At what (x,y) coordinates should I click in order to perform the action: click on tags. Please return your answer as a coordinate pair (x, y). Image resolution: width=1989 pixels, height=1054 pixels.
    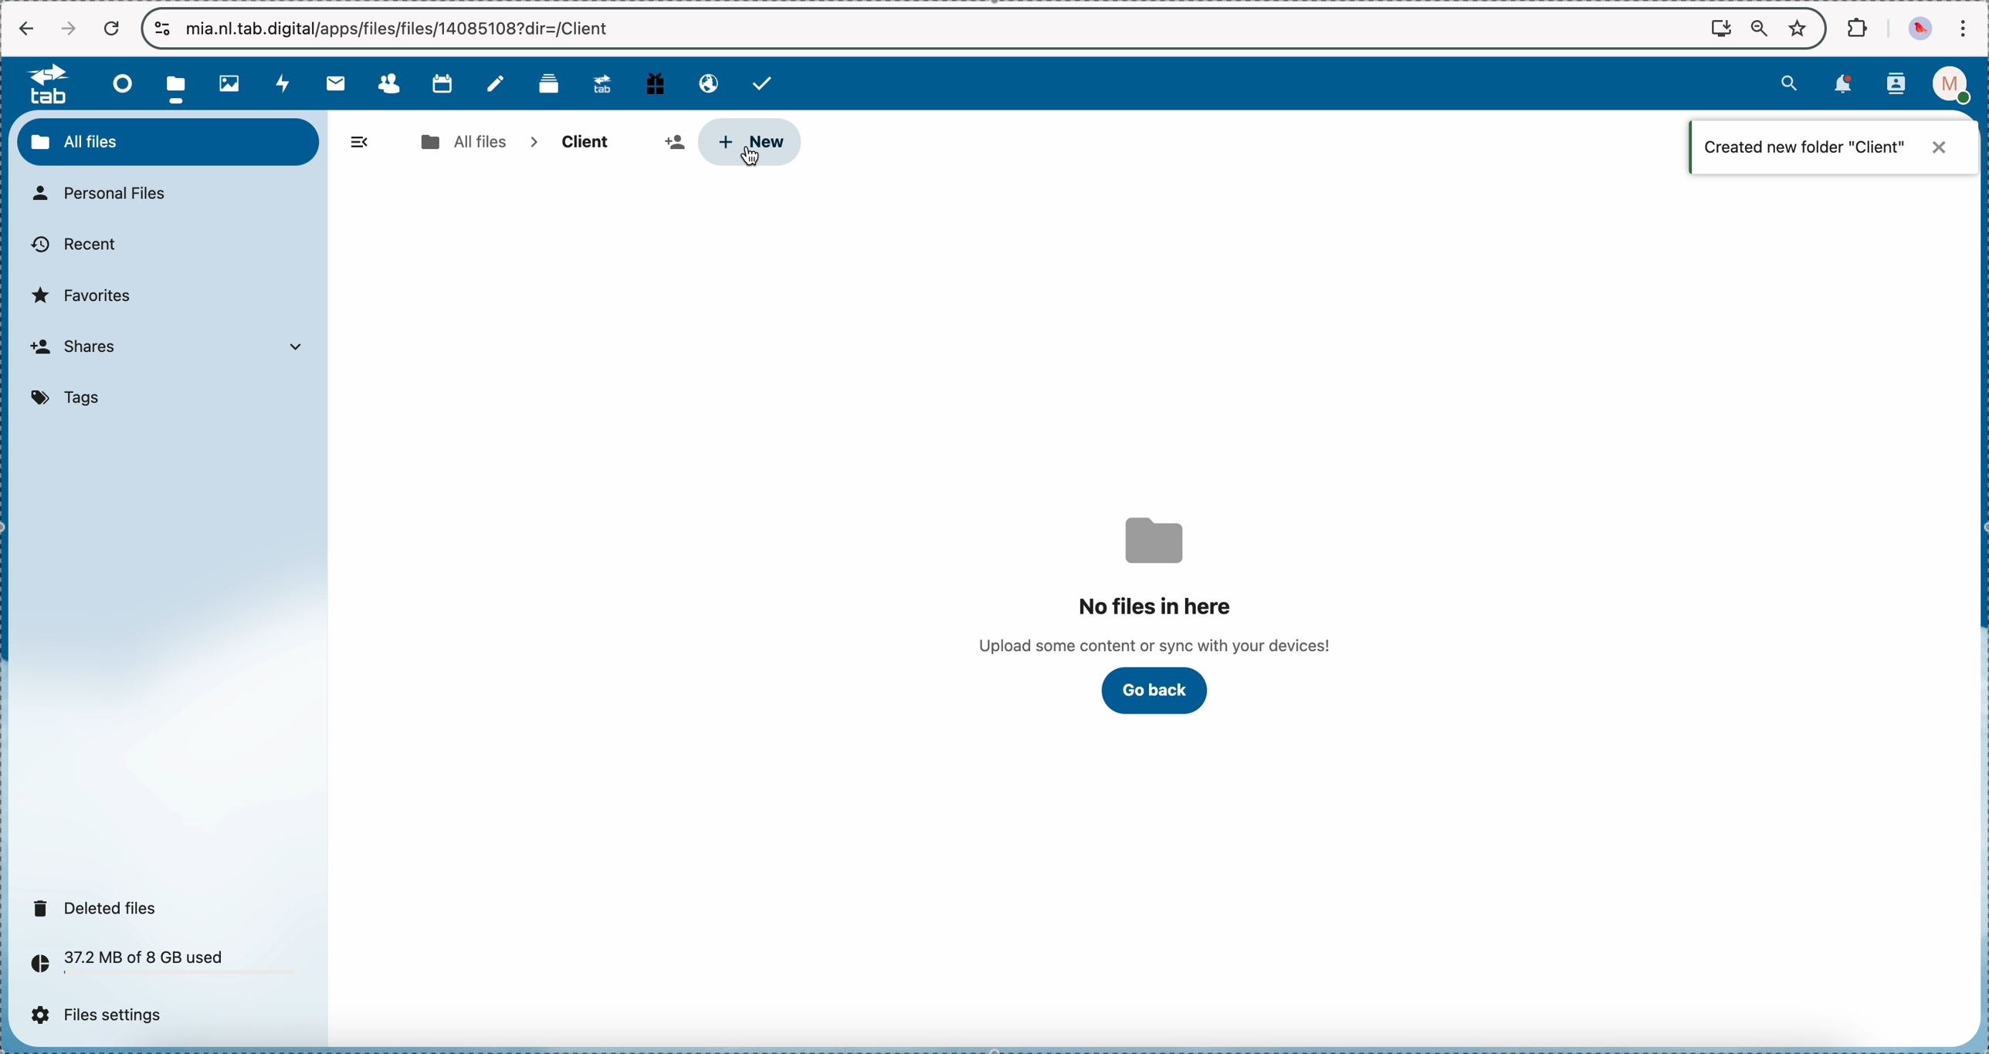
    Looking at the image, I should click on (71, 399).